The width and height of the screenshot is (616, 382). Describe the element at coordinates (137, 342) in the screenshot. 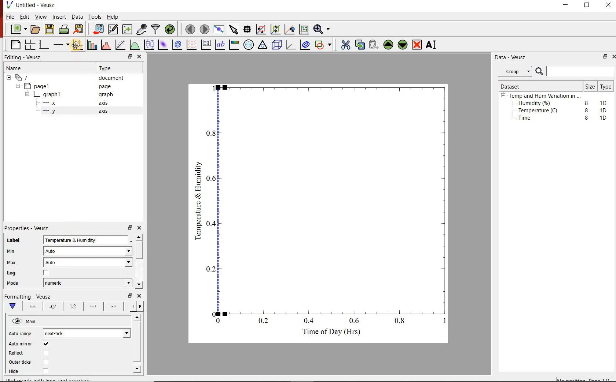

I see `scroll bar` at that location.